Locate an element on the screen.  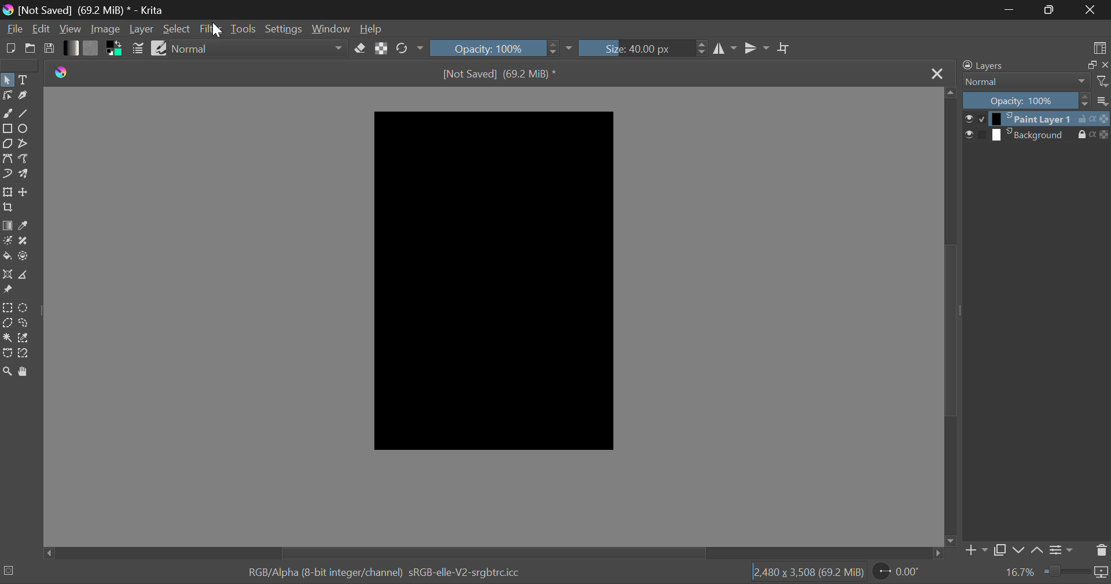
[not saved] (69.2 mib)* is located at coordinates (502, 73).